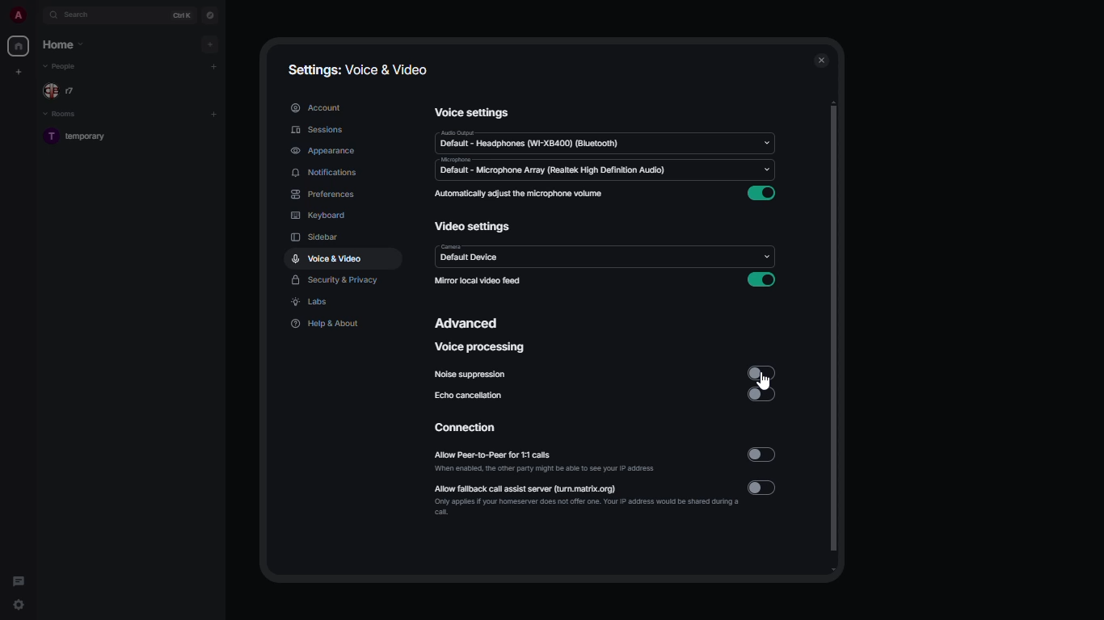  I want to click on mirror local video feed, so click(479, 280).